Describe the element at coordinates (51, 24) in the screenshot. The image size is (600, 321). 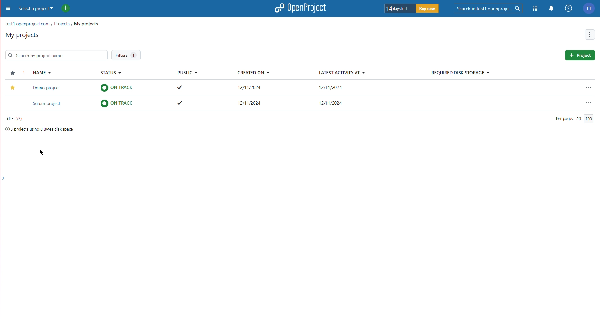
I see `File location` at that location.